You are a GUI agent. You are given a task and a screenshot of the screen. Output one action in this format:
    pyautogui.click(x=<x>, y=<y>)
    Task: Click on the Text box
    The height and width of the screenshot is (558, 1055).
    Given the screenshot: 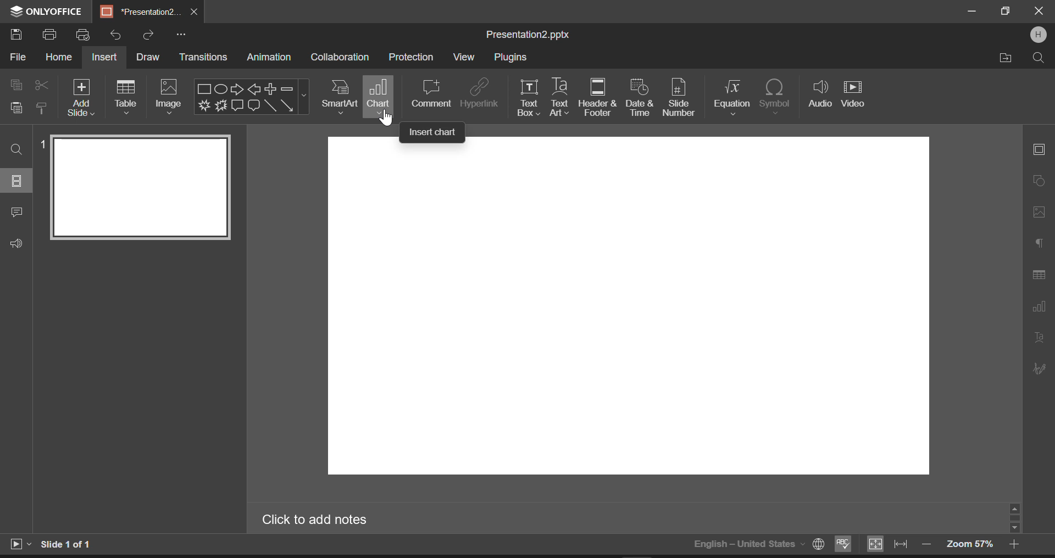 What is the action you would take?
    pyautogui.click(x=527, y=98)
    